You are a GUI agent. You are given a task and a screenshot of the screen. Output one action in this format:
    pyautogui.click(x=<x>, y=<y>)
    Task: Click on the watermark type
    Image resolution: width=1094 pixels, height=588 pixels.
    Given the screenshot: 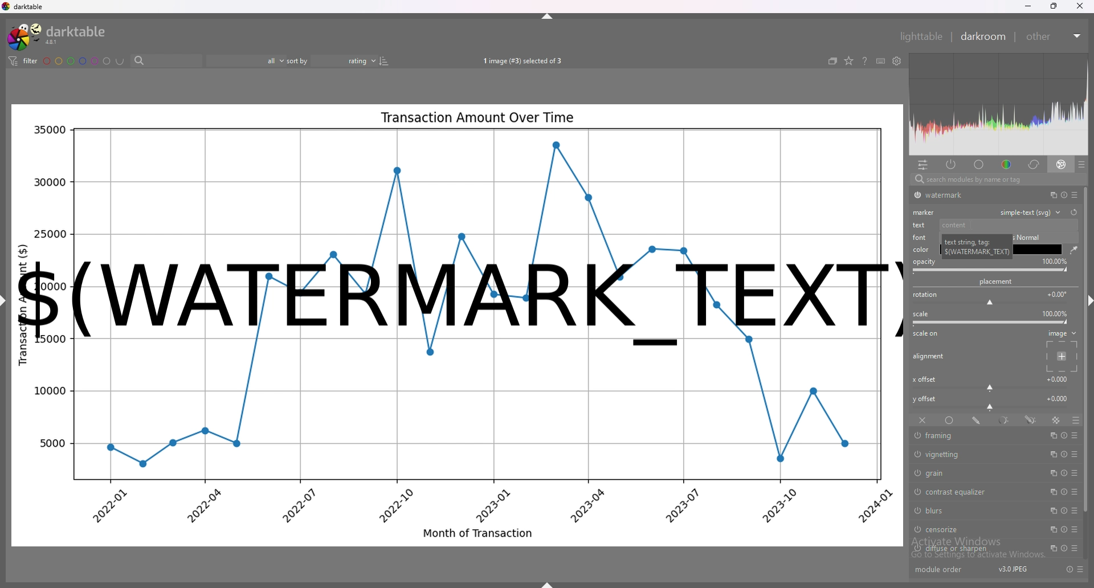 What is the action you would take?
    pyautogui.click(x=1034, y=213)
    